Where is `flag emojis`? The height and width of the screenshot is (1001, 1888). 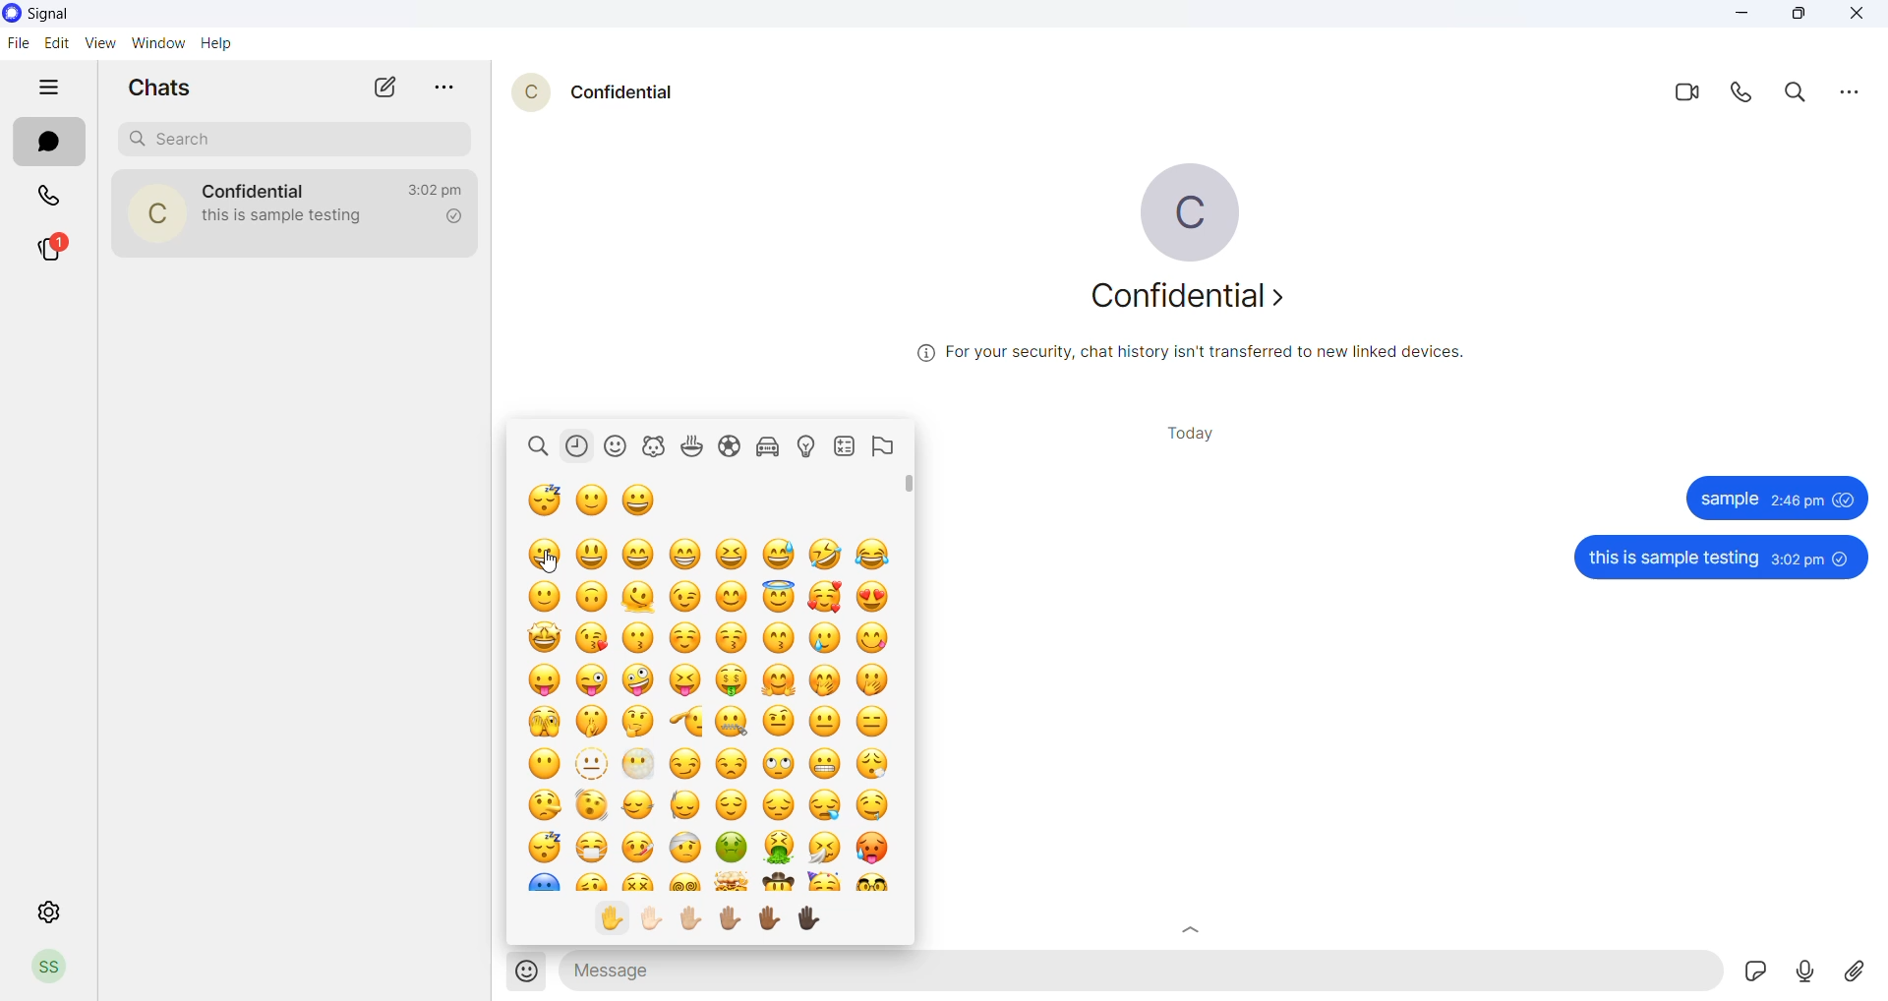
flag emojis is located at coordinates (882, 448).